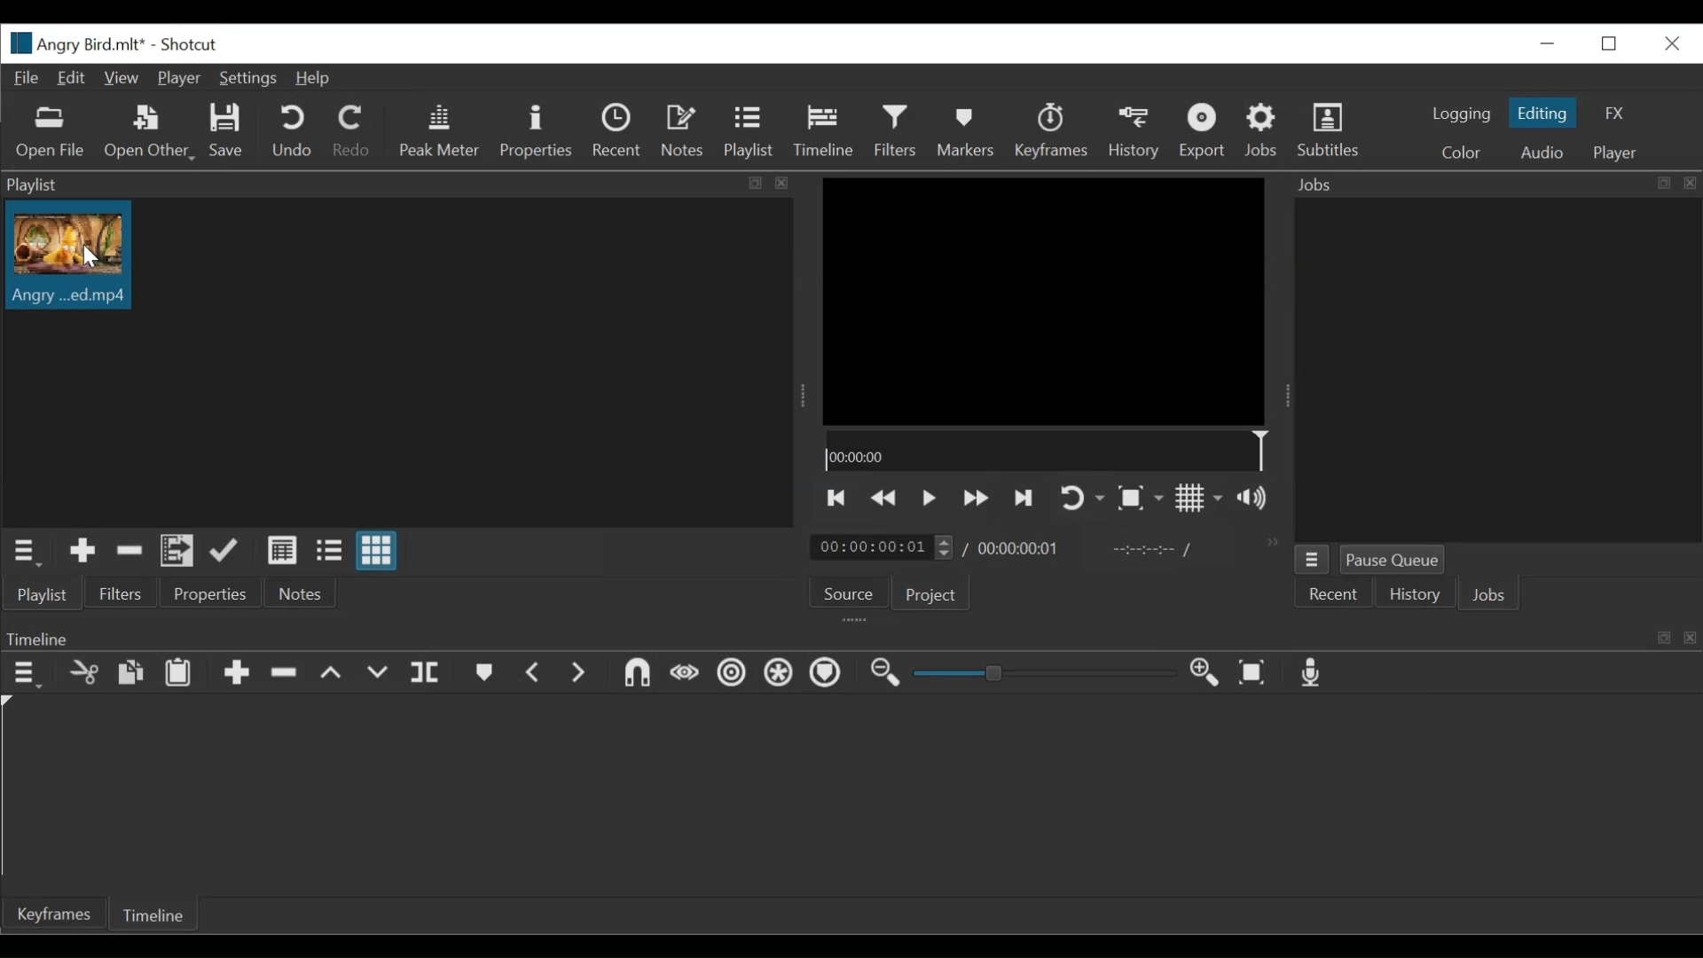 The width and height of the screenshot is (1703, 958). What do you see at coordinates (850, 594) in the screenshot?
I see `Source` at bounding box center [850, 594].